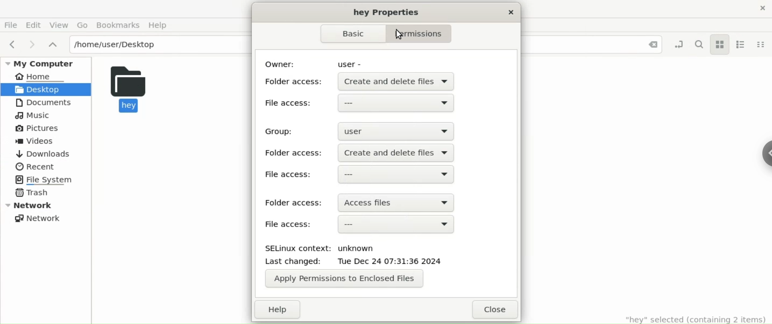  I want to click on list view, so click(742, 45).